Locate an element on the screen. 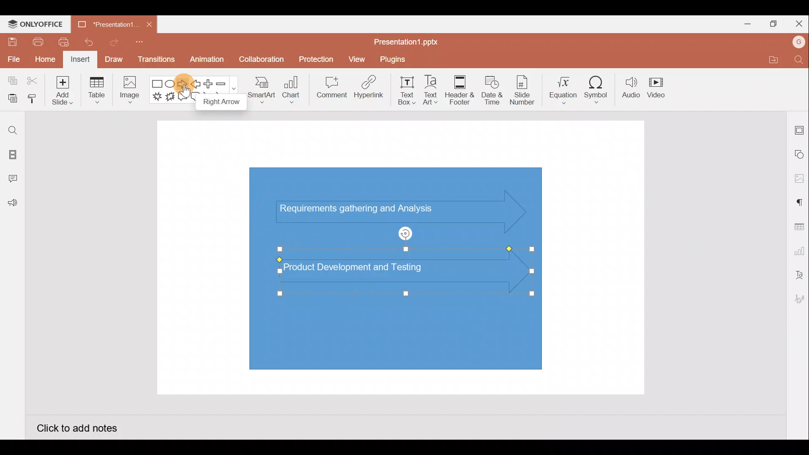 The width and height of the screenshot is (809, 455). Explosion 1 is located at coordinates (157, 96).